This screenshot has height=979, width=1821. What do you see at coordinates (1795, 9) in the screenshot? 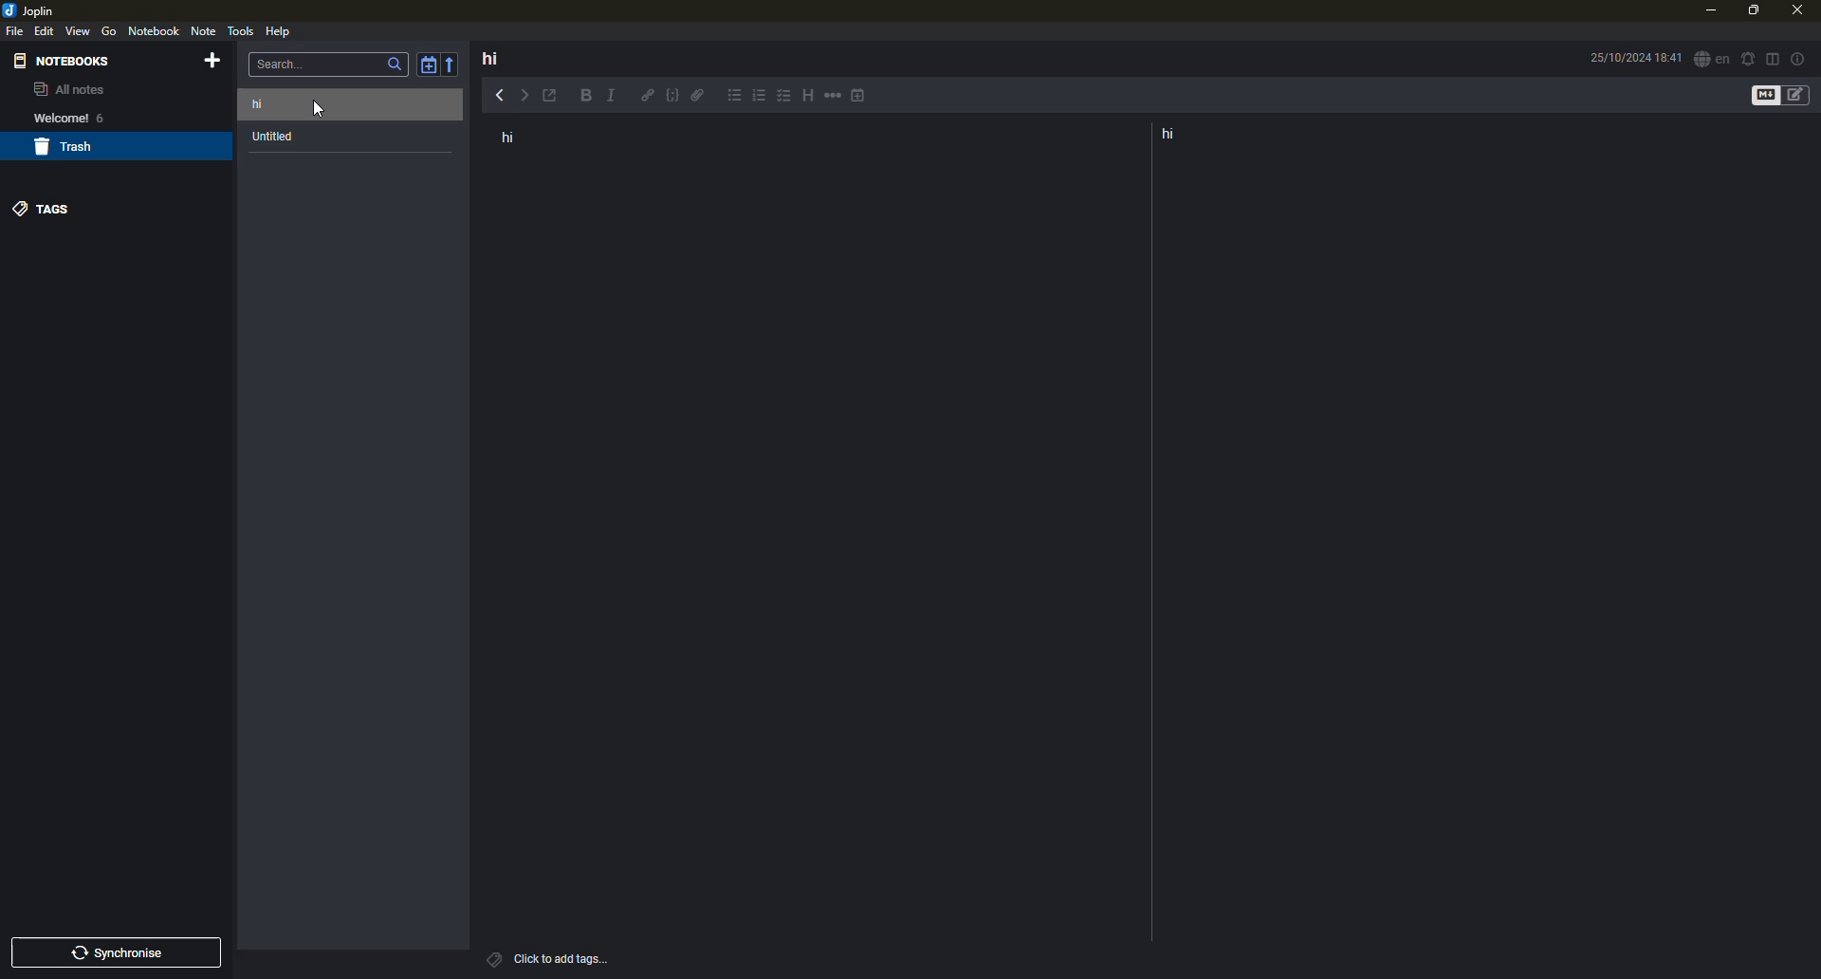
I see `close` at bounding box center [1795, 9].